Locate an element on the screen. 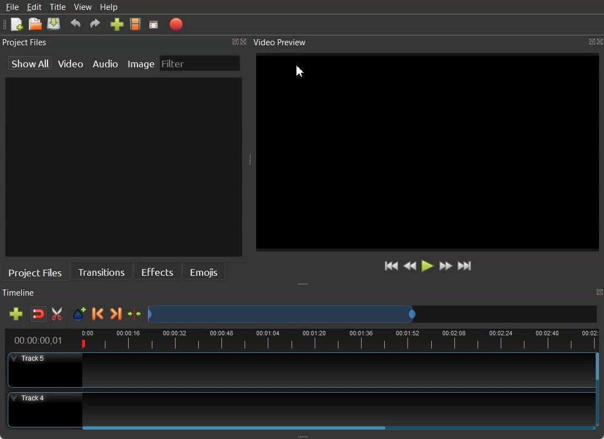 The height and width of the screenshot is (439, 604). Rewind is located at coordinates (410, 265).